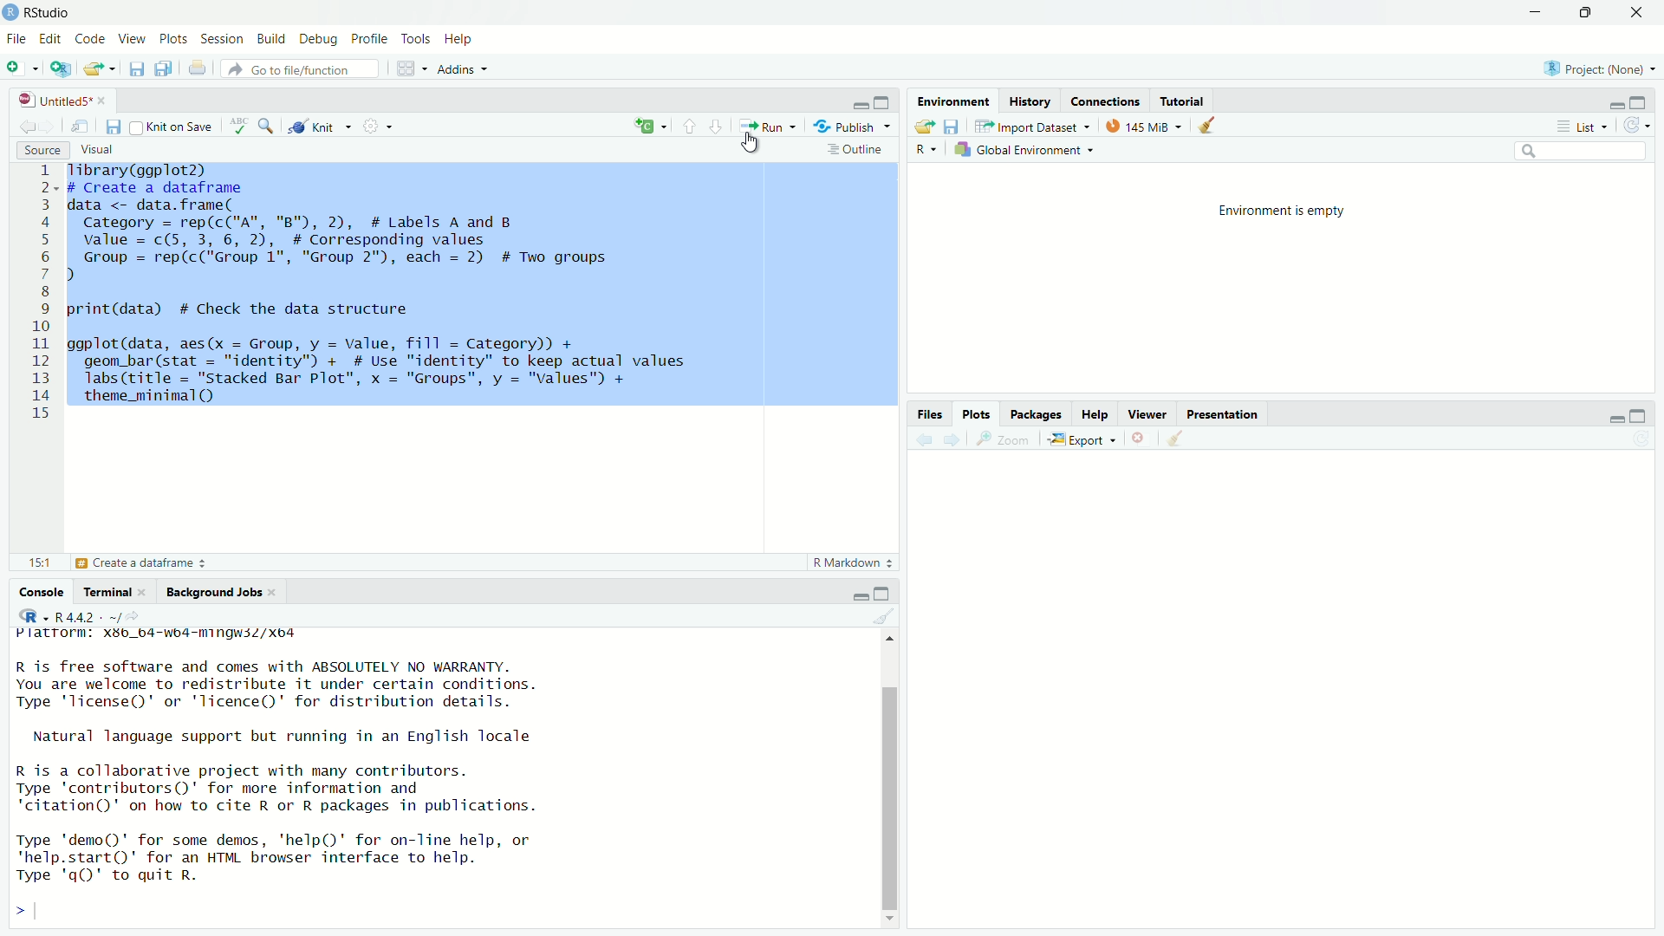  What do you see at coordinates (61, 68) in the screenshot?
I see `Create a project` at bounding box center [61, 68].